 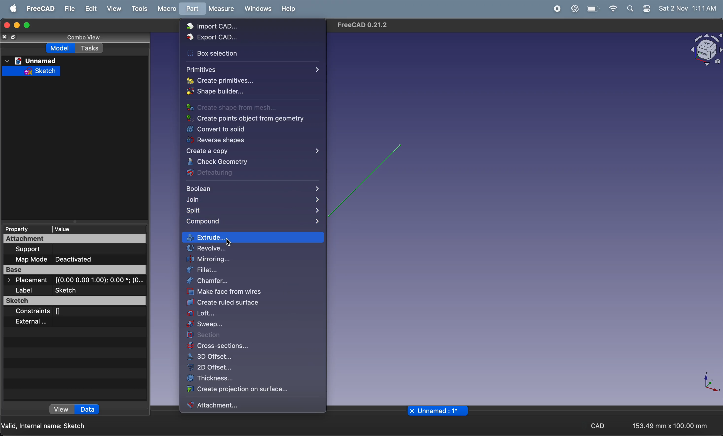 What do you see at coordinates (73, 270) in the screenshot?
I see `Base` at bounding box center [73, 270].